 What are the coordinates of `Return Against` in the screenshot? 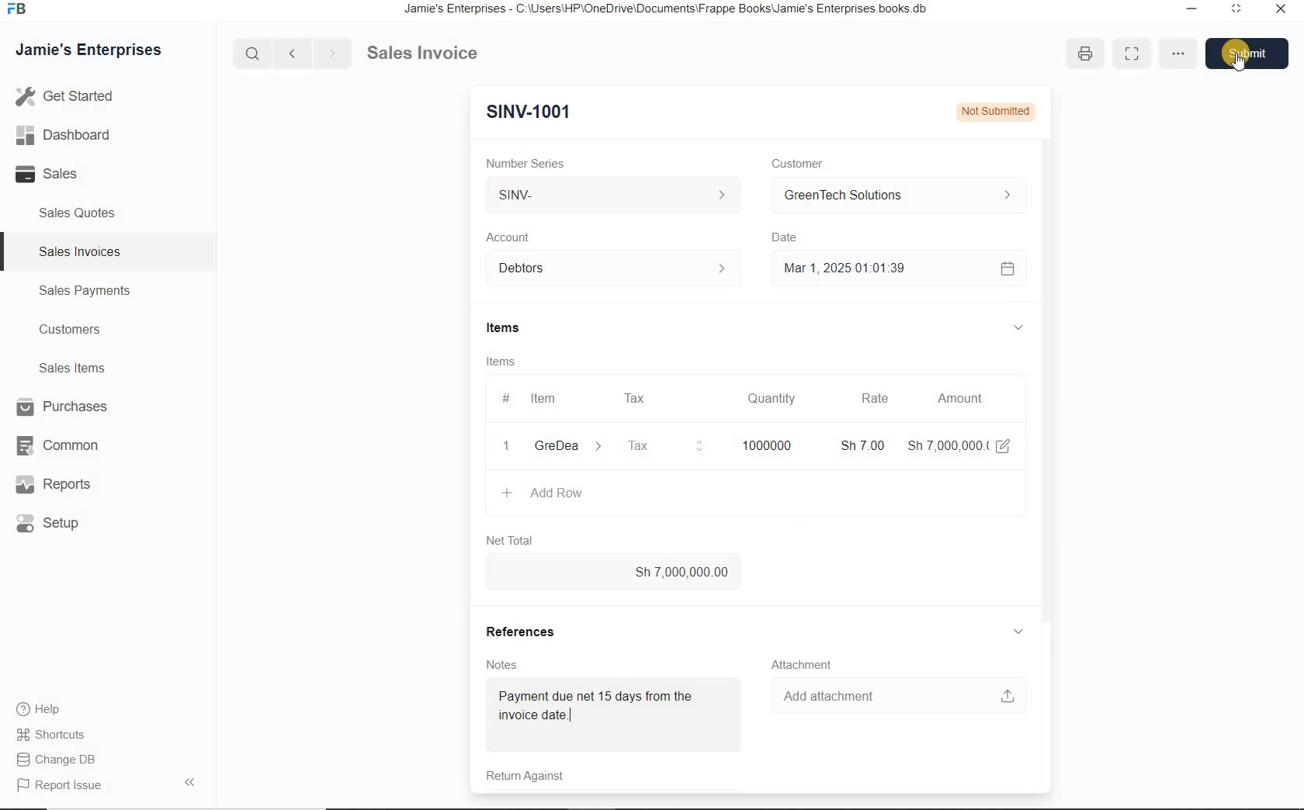 It's located at (522, 778).